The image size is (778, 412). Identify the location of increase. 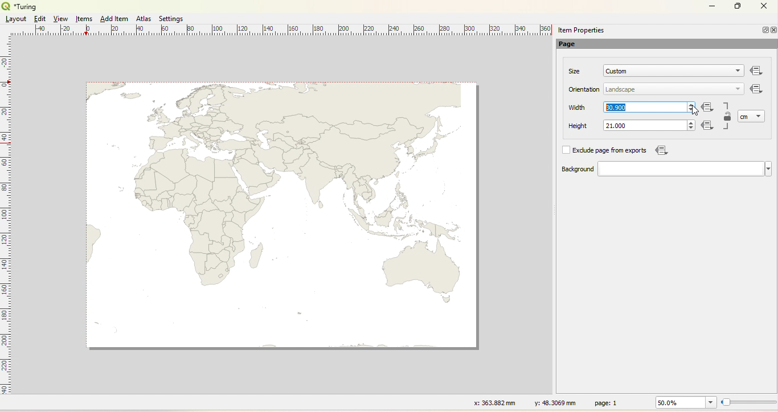
(690, 122).